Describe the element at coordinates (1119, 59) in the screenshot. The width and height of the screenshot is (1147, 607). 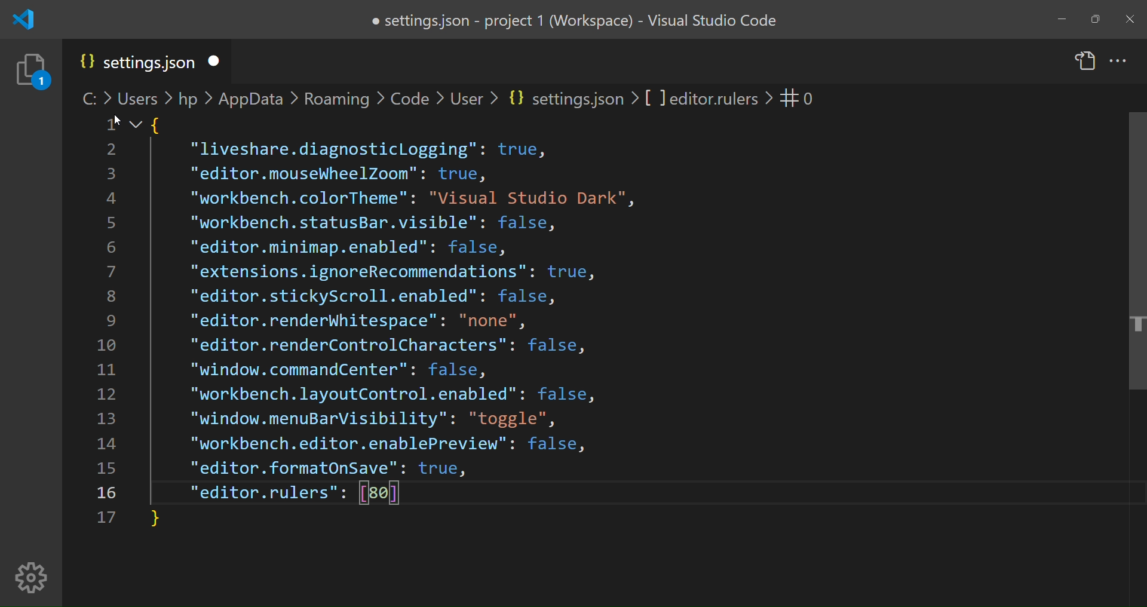
I see `more actions` at that location.